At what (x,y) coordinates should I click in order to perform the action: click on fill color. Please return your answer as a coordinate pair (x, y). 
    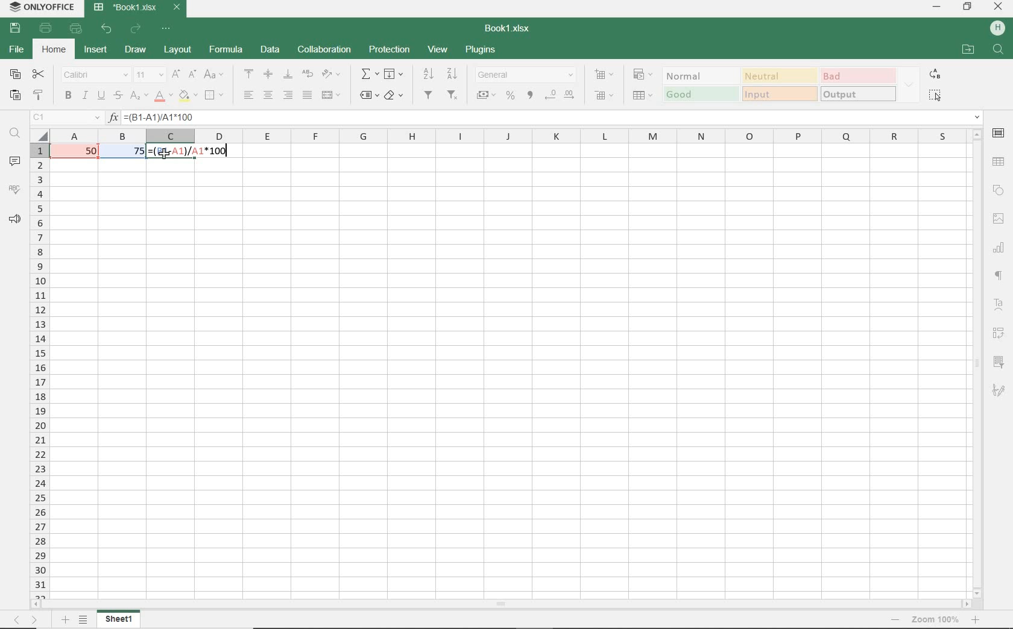
    Looking at the image, I should click on (188, 96).